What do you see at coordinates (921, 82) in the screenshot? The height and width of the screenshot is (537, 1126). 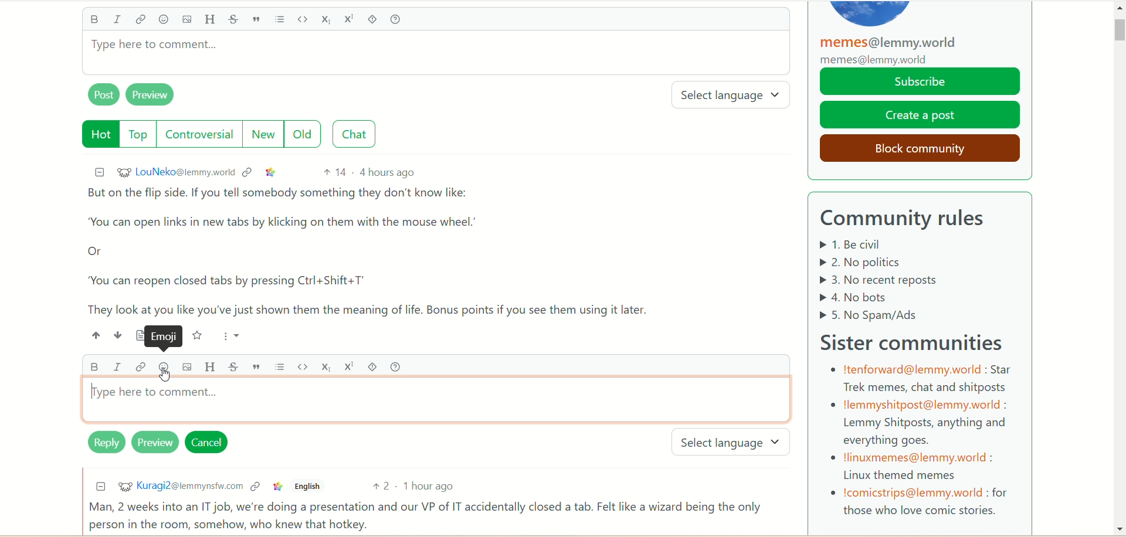 I see `subscribe` at bounding box center [921, 82].